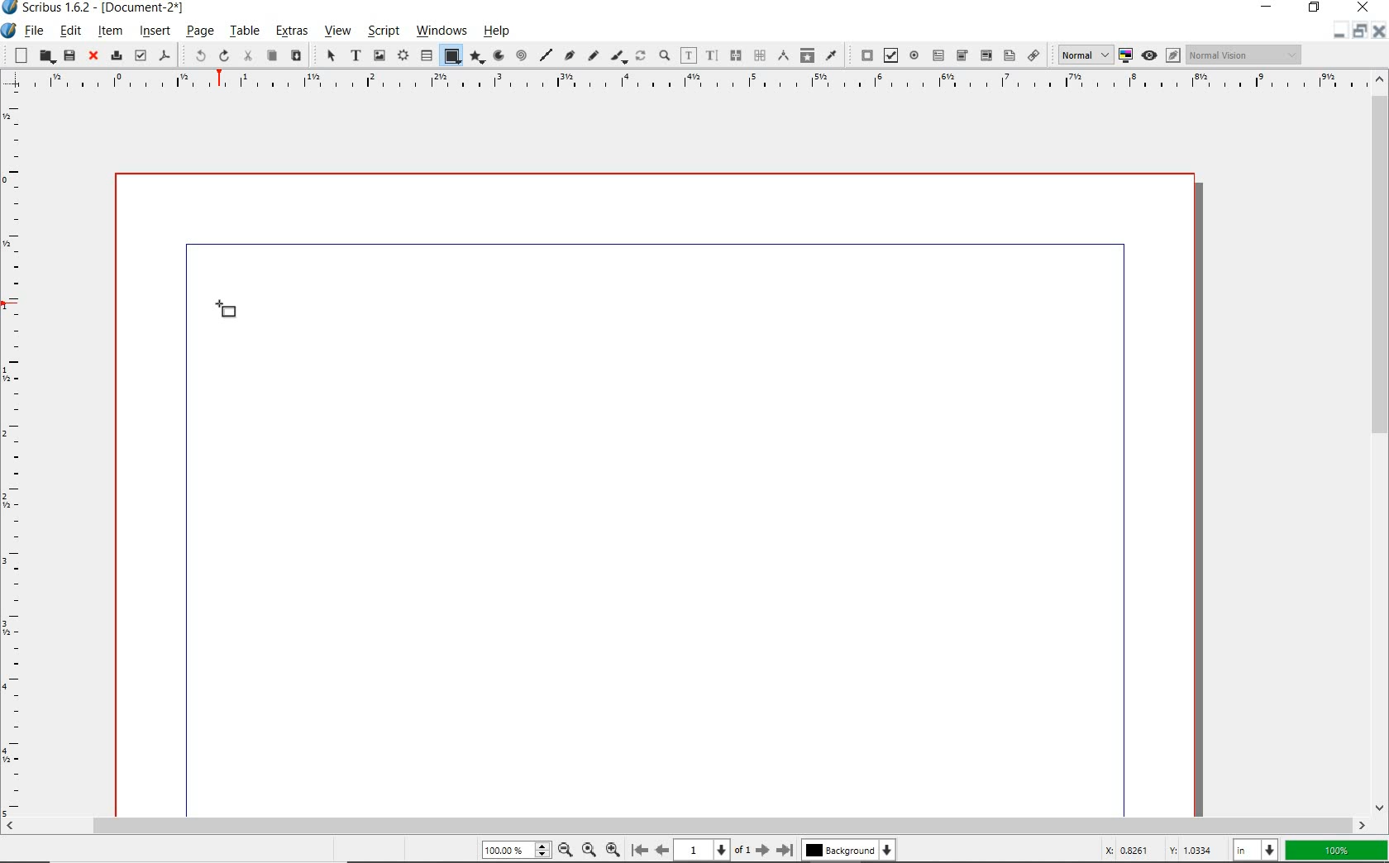 The width and height of the screenshot is (1389, 863). I want to click on edit, so click(71, 31).